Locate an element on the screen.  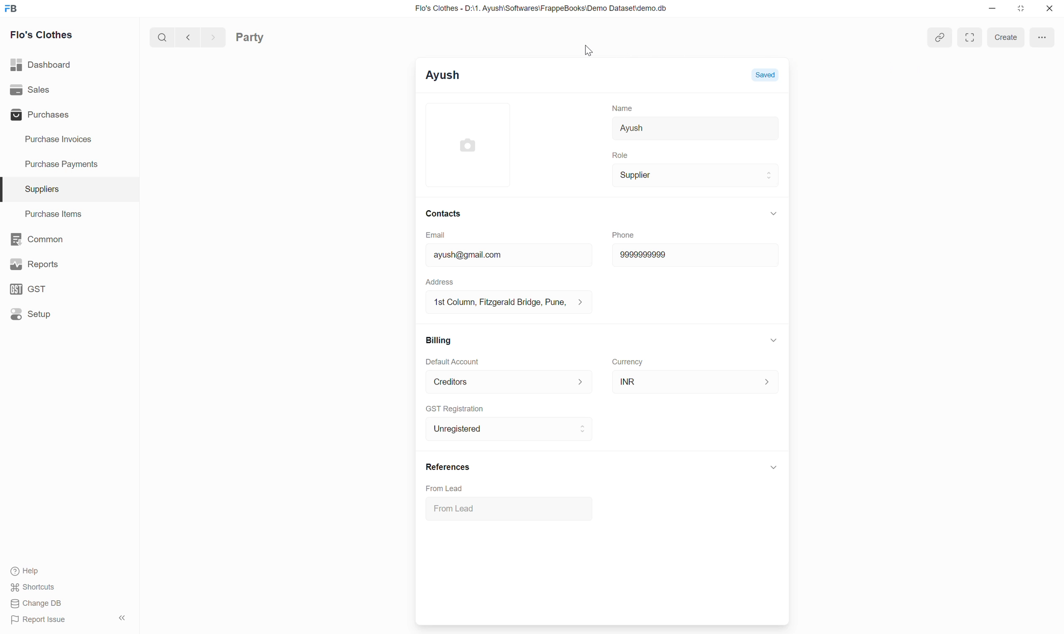
Default Account is located at coordinates (453, 361).